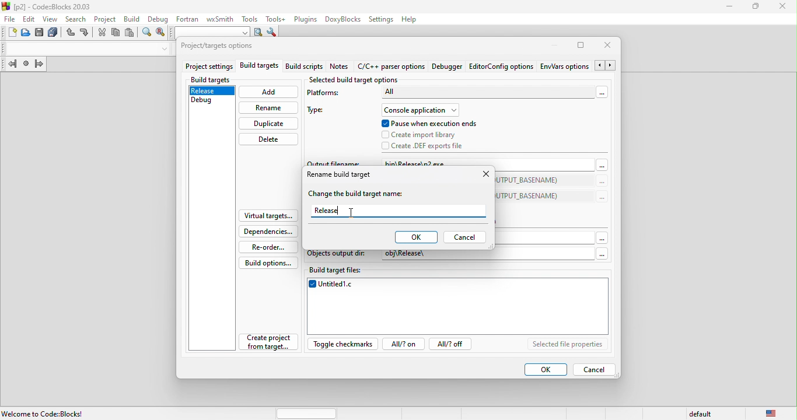 This screenshot has height=420, width=797. Describe the element at coordinates (756, 7) in the screenshot. I see `maximize` at that location.